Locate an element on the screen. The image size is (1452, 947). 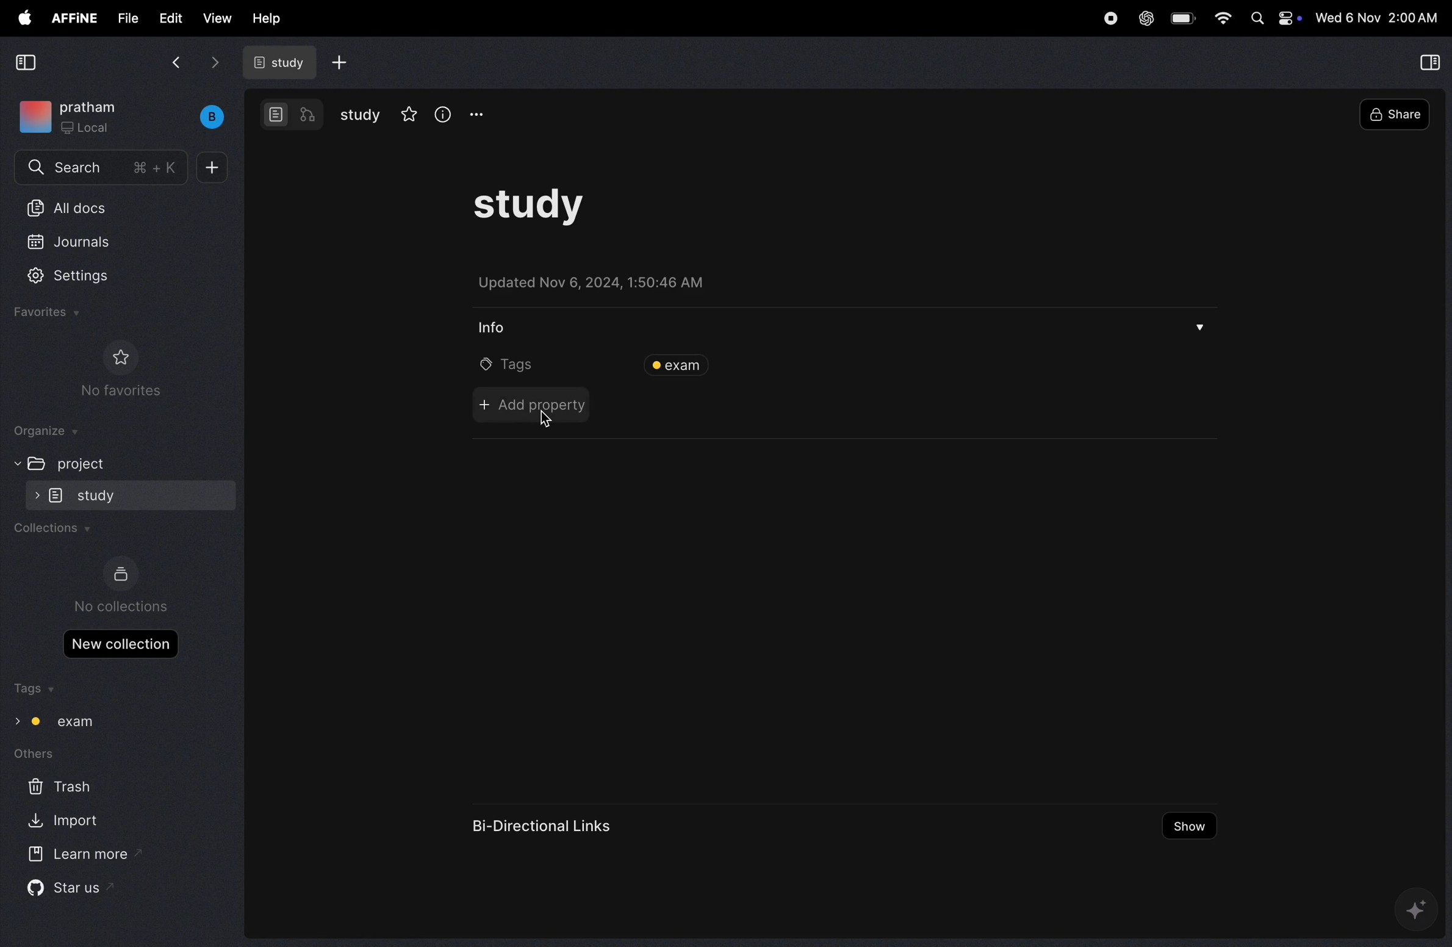
star us is located at coordinates (79, 893).